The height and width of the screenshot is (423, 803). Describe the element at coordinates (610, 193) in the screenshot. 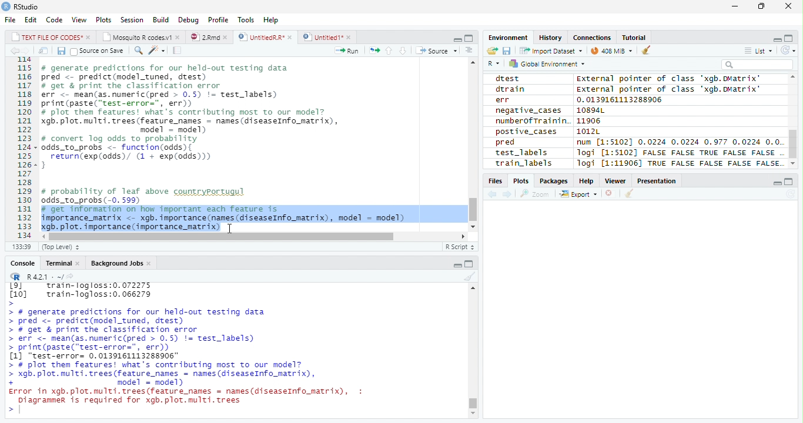

I see `Delete` at that location.